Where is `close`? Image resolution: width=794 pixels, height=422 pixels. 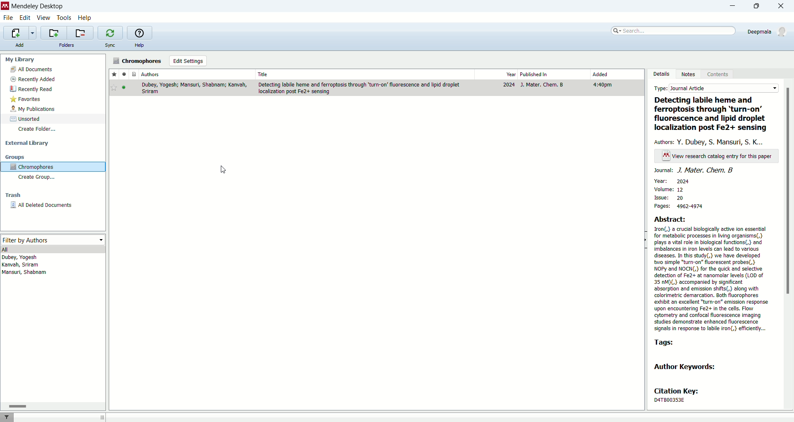
close is located at coordinates (783, 6).